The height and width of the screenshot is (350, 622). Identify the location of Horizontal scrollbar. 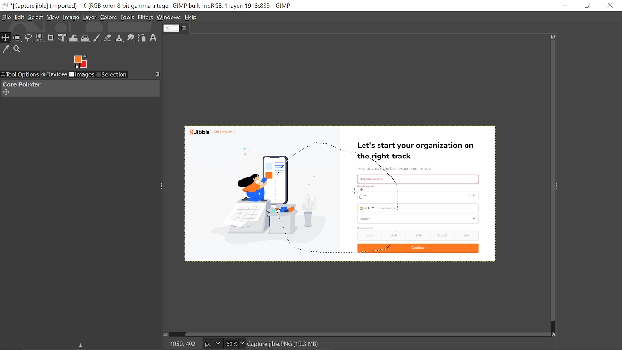
(368, 334).